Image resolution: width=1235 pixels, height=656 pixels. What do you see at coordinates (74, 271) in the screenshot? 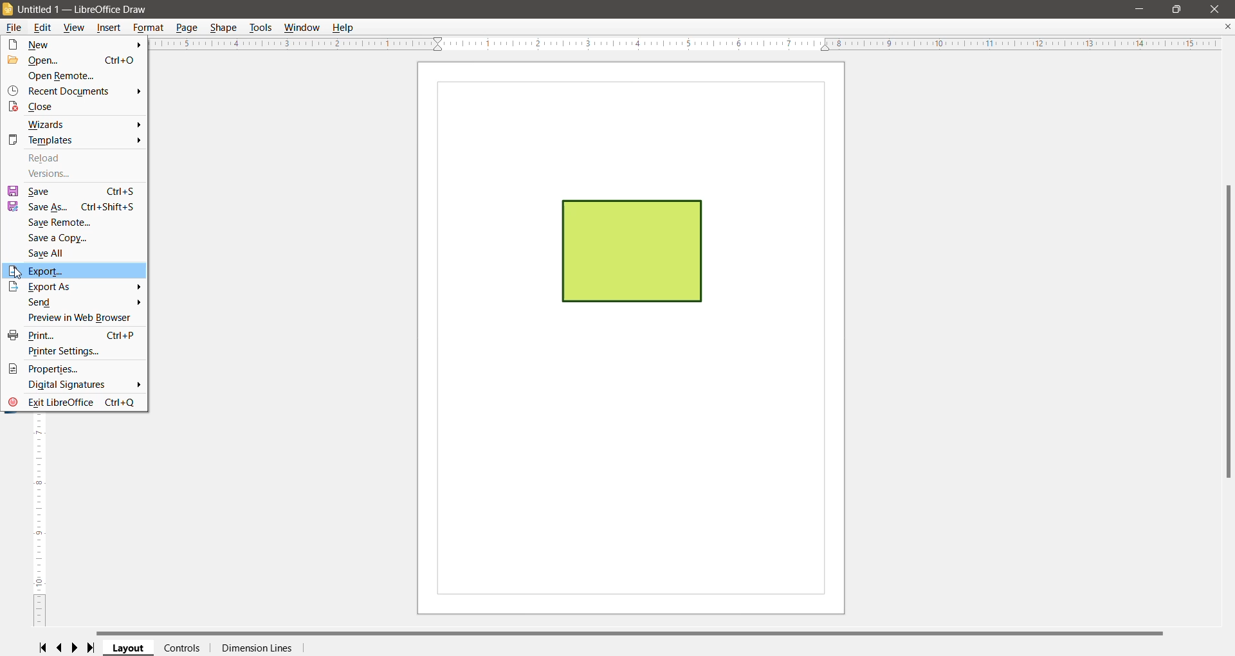
I see `Export` at bounding box center [74, 271].